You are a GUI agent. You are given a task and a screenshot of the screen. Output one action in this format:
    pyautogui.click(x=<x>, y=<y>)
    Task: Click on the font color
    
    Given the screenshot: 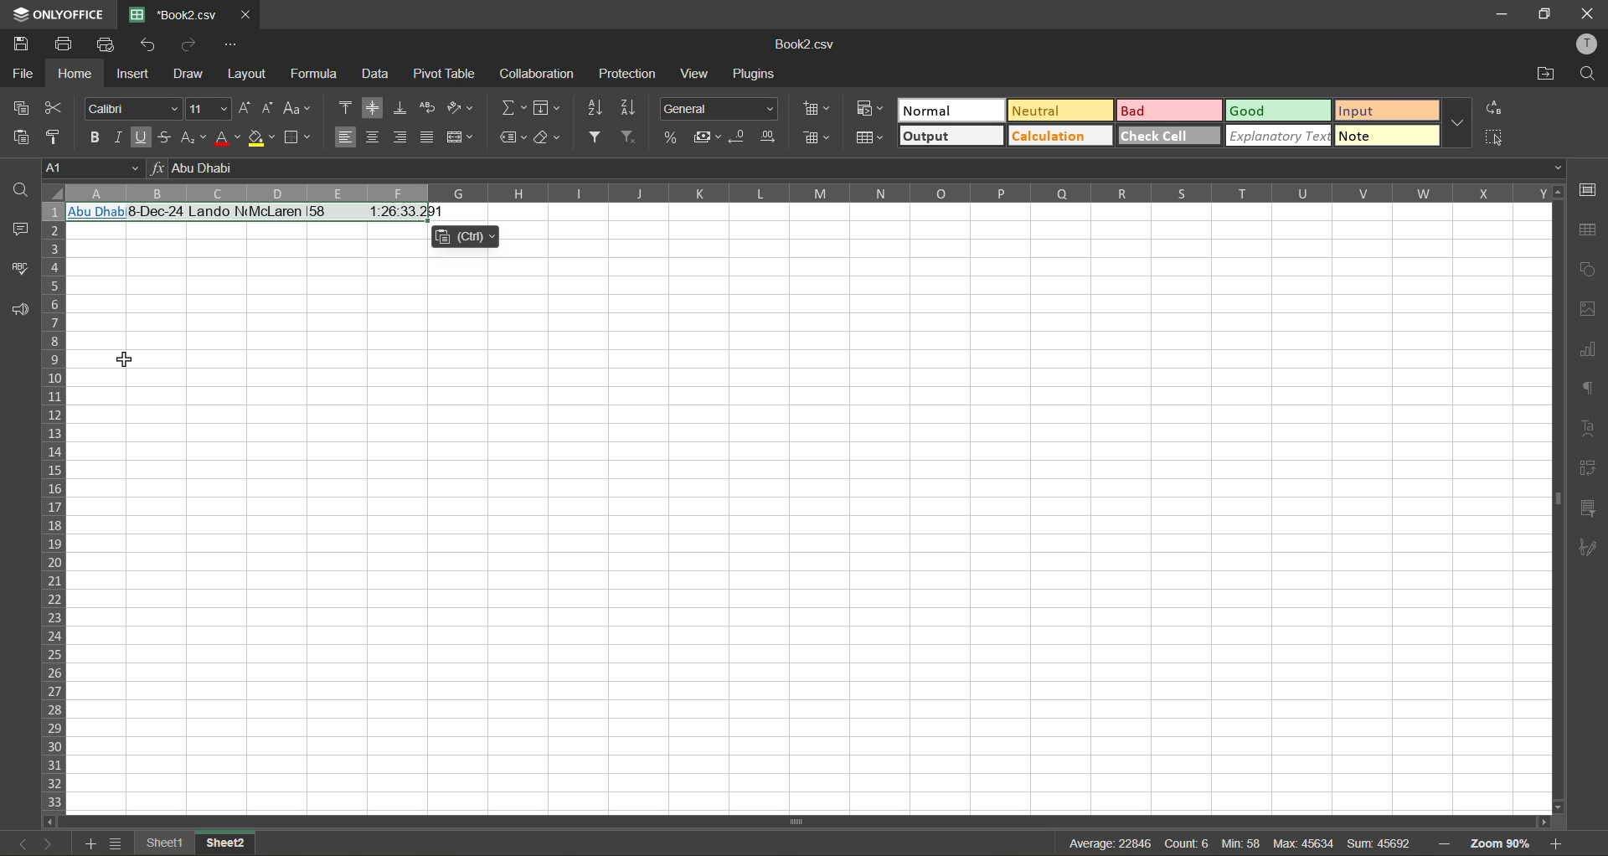 What is the action you would take?
    pyautogui.click(x=225, y=137)
    